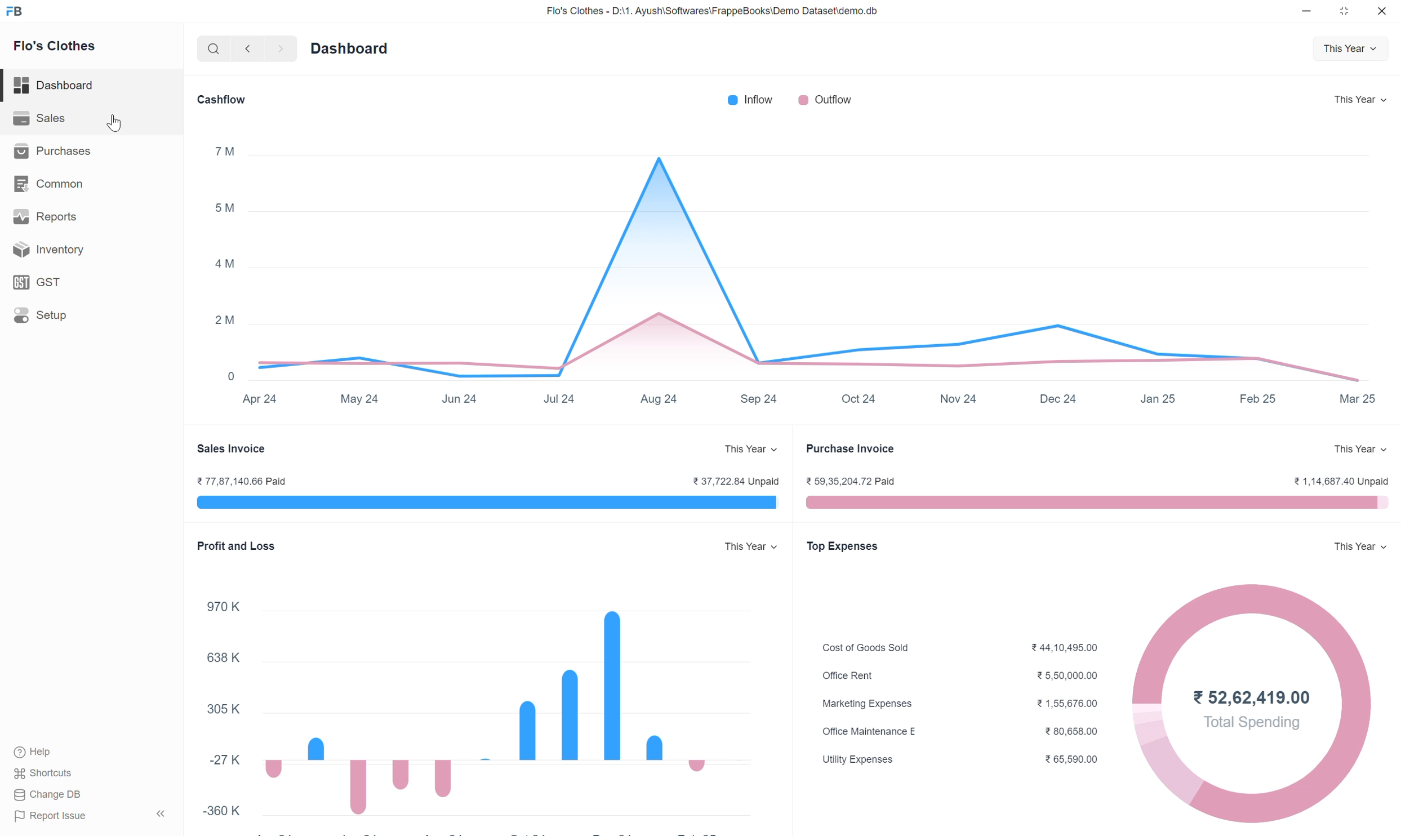 The width and height of the screenshot is (1401, 836). What do you see at coordinates (37, 282) in the screenshot?
I see `GST` at bounding box center [37, 282].